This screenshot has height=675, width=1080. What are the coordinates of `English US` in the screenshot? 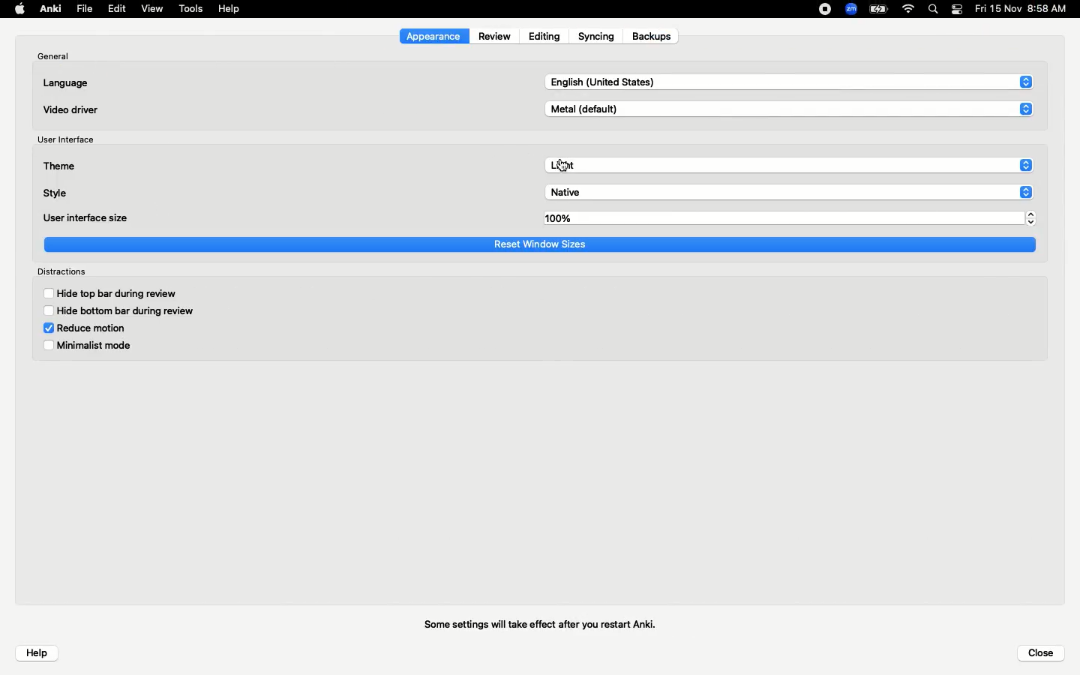 It's located at (787, 81).